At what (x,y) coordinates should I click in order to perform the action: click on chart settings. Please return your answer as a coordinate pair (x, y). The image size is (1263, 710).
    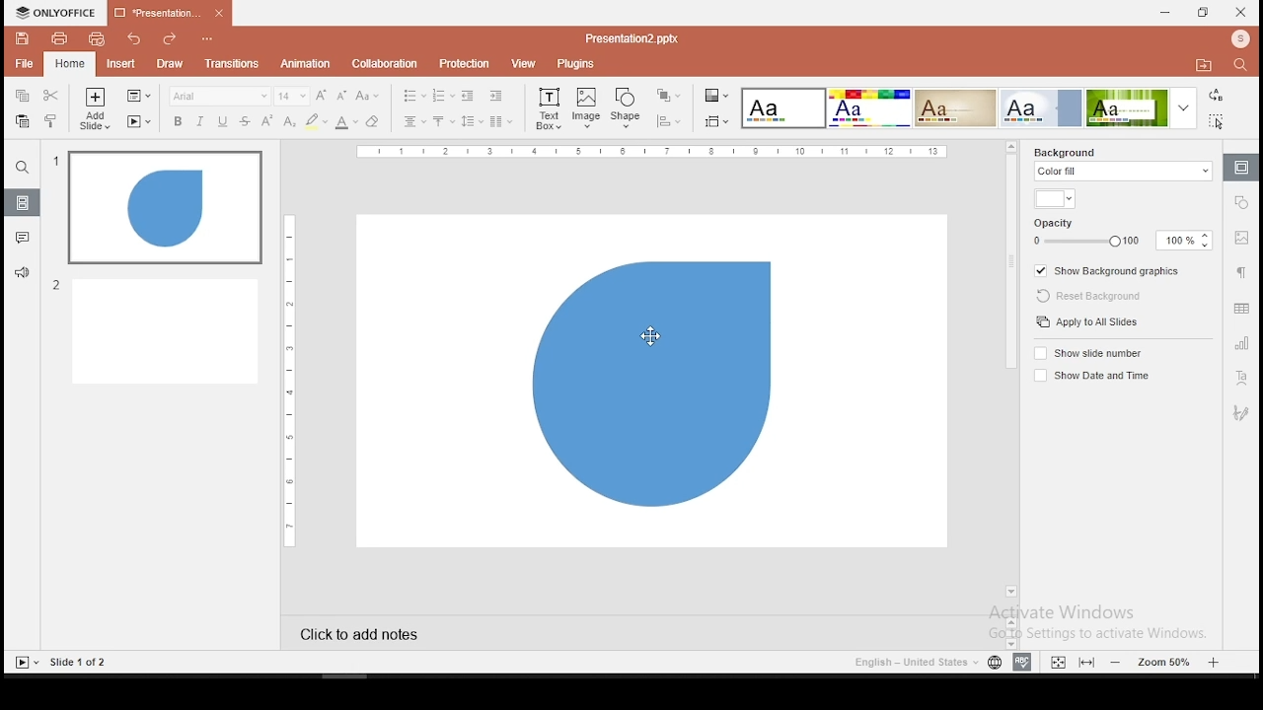
    Looking at the image, I should click on (1240, 344).